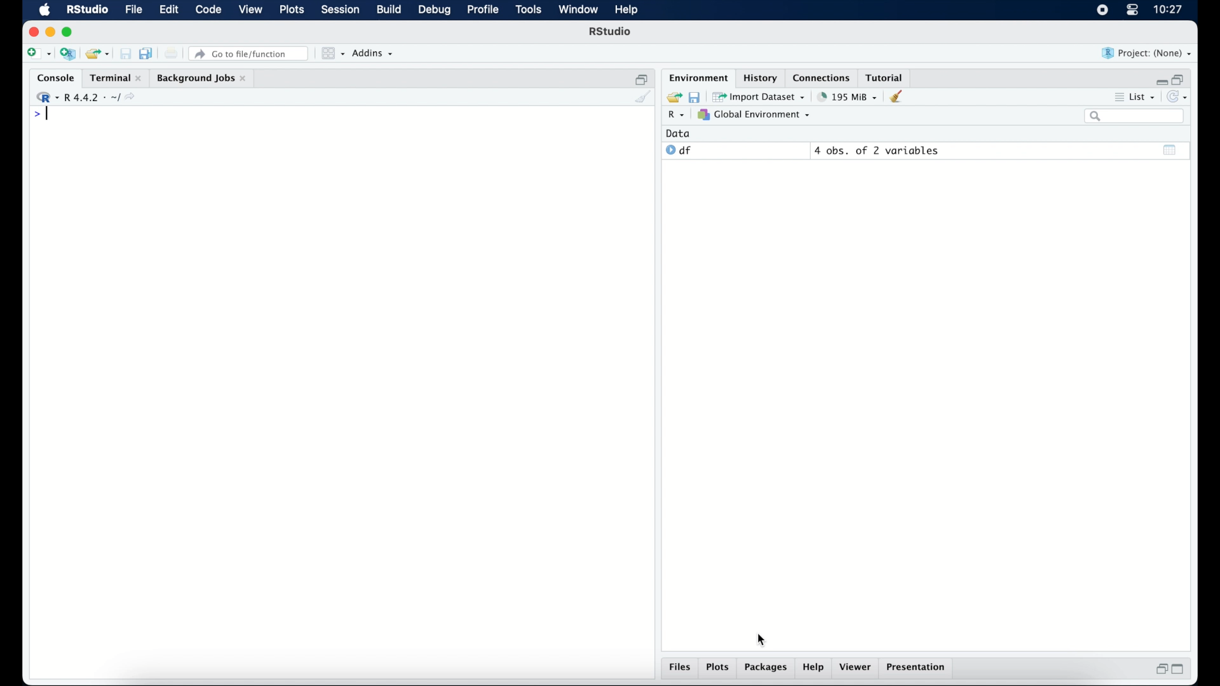  What do you see at coordinates (1181, 78) in the screenshot?
I see `restore down` at bounding box center [1181, 78].